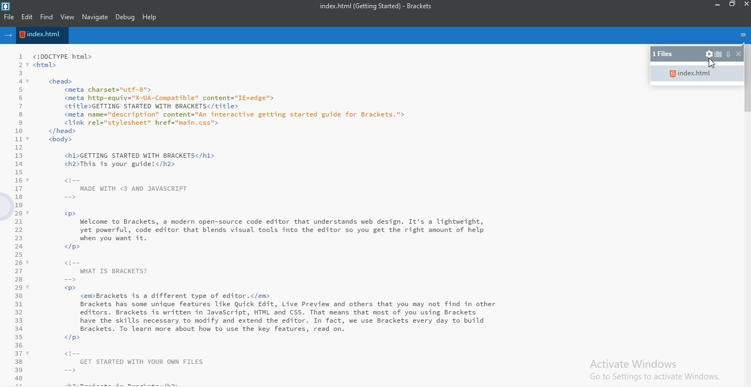 Image resolution: width=751 pixels, height=387 pixels. What do you see at coordinates (746, 4) in the screenshot?
I see `close` at bounding box center [746, 4].